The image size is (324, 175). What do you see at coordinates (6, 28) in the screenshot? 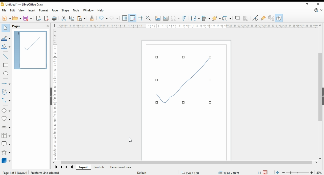
I see `select` at bounding box center [6, 28].